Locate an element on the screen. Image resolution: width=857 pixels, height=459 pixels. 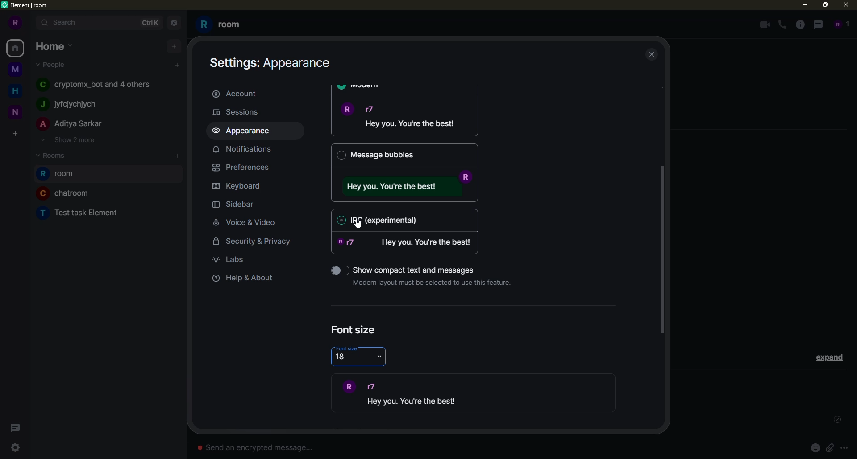
close is located at coordinates (847, 4).